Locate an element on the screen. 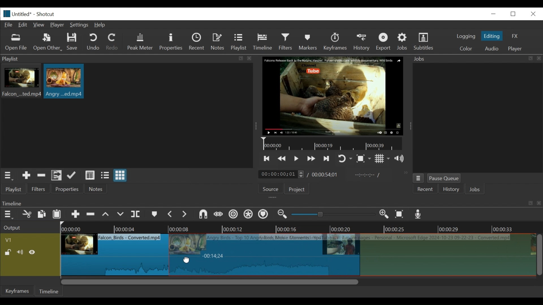 Image resolution: width=543 pixels, height=305 pixels. Total duration is located at coordinates (327, 175).